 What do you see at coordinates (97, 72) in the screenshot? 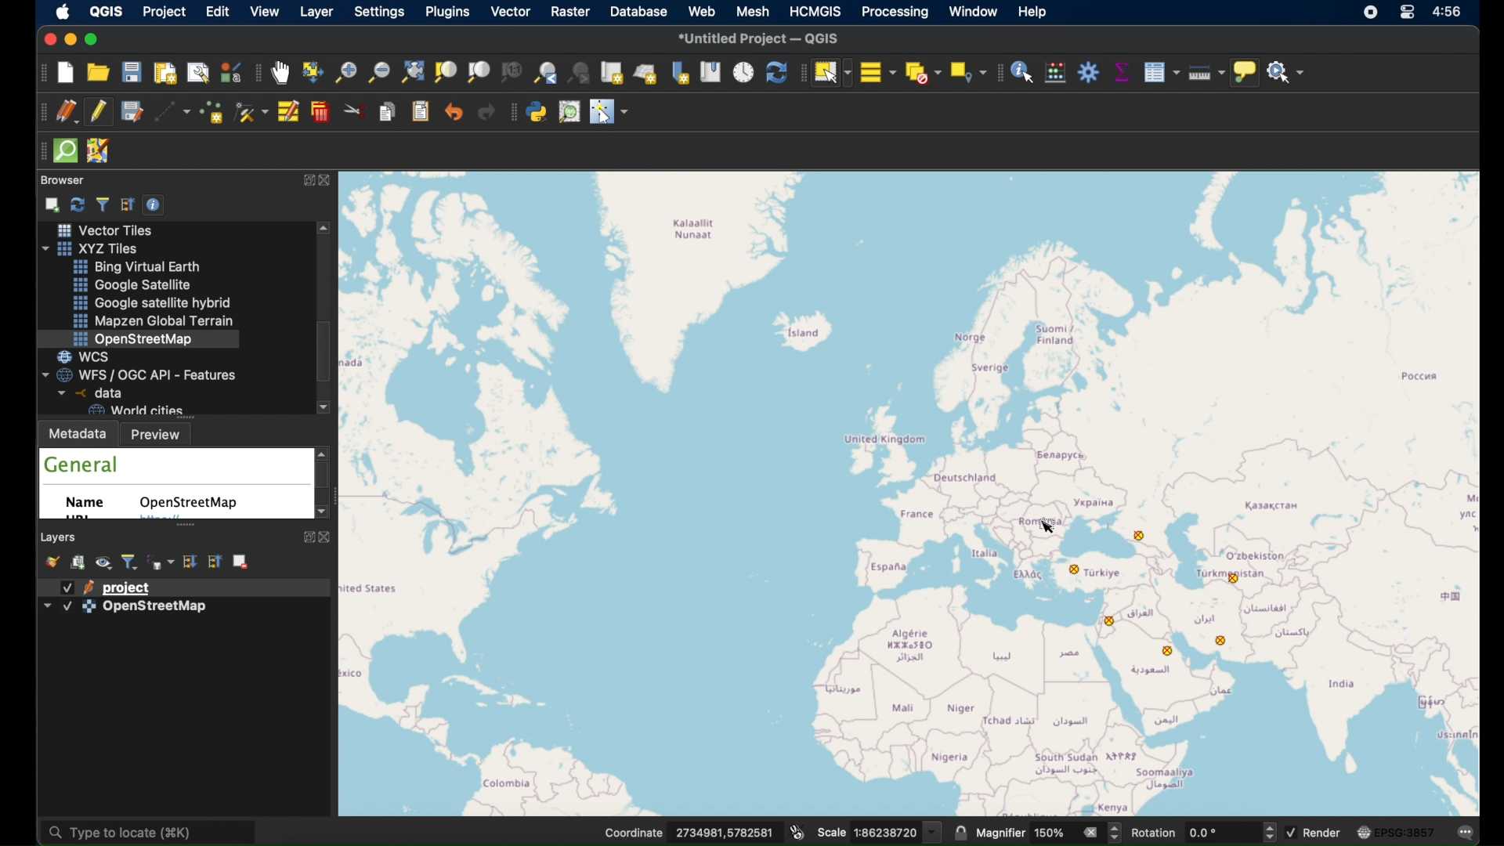
I see `open project` at bounding box center [97, 72].